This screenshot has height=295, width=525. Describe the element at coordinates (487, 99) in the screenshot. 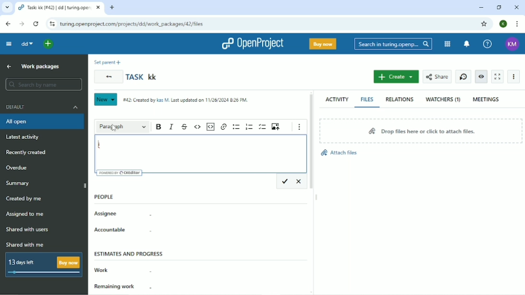

I see `Meetings` at that location.